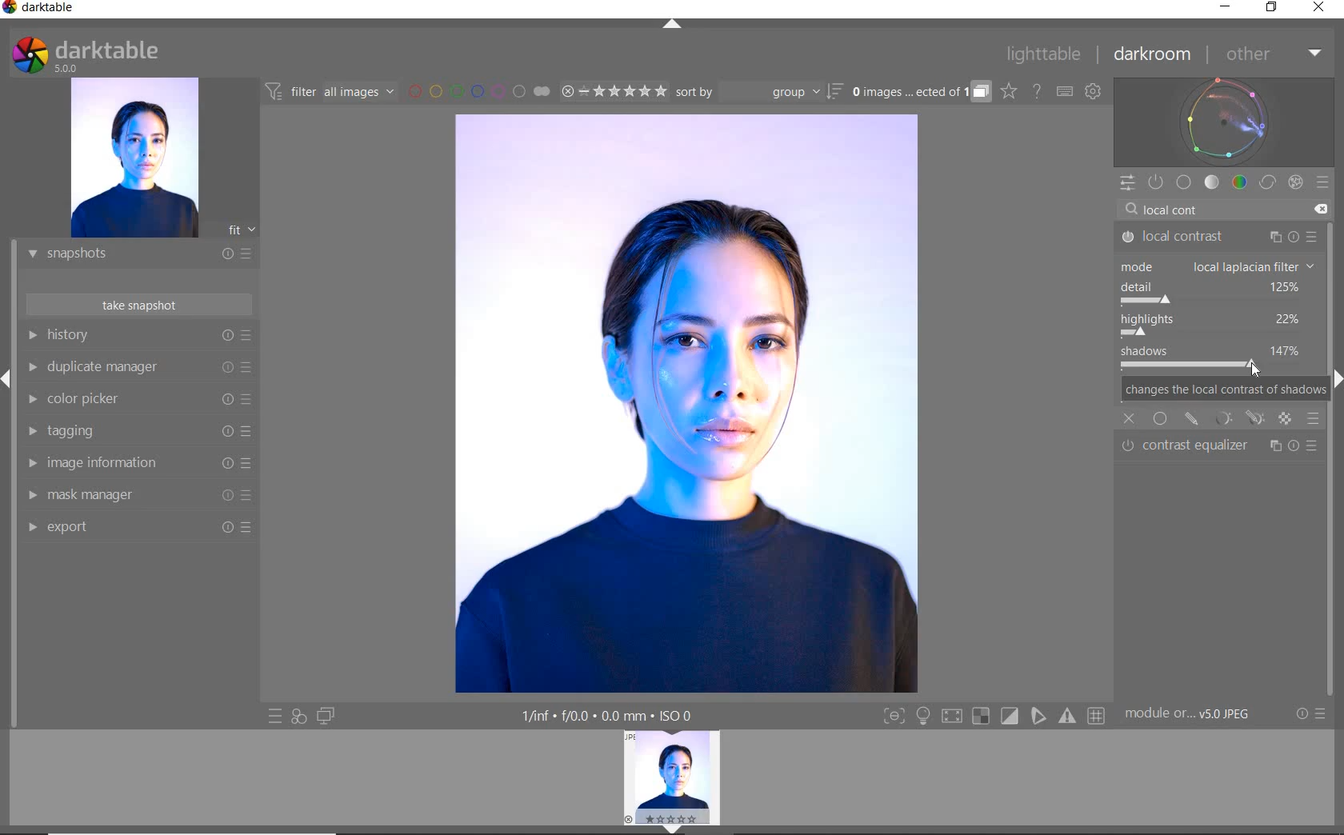  Describe the element at coordinates (1037, 90) in the screenshot. I see `HELP ONLINE` at that location.